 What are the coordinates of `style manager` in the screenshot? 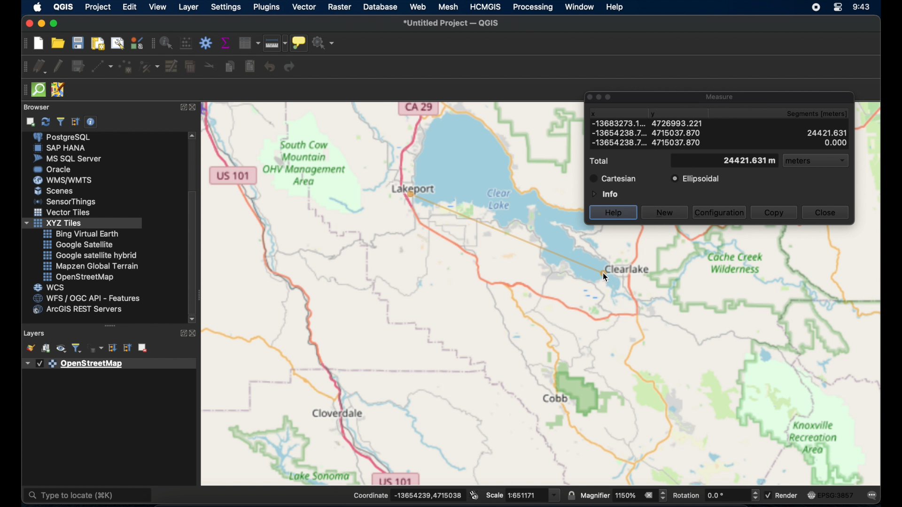 It's located at (150, 67).